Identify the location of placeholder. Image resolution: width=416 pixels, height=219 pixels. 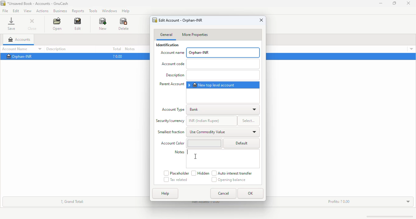
(176, 173).